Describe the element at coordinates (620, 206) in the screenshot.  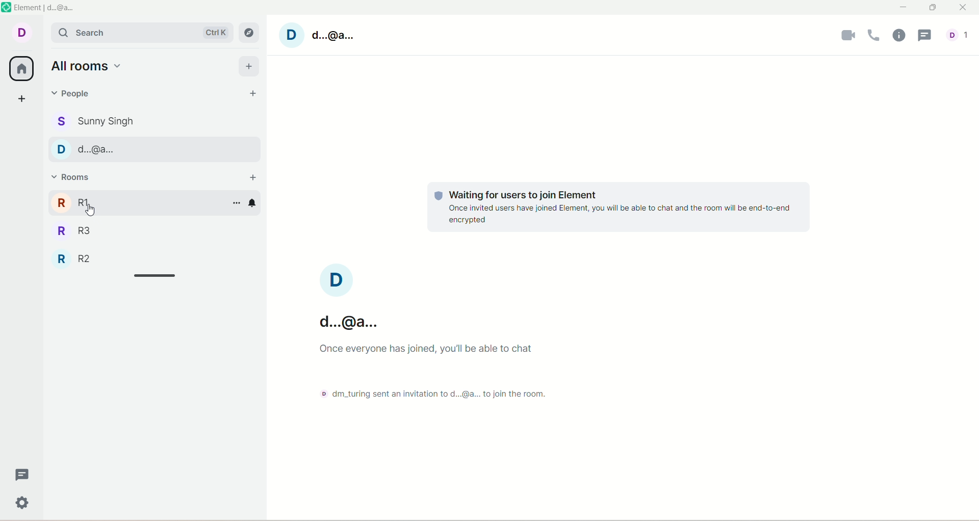
I see `text` at that location.